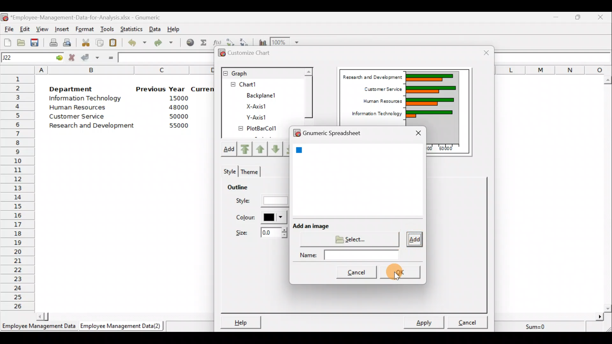 The width and height of the screenshot is (612, 344). What do you see at coordinates (357, 273) in the screenshot?
I see `Cancel` at bounding box center [357, 273].